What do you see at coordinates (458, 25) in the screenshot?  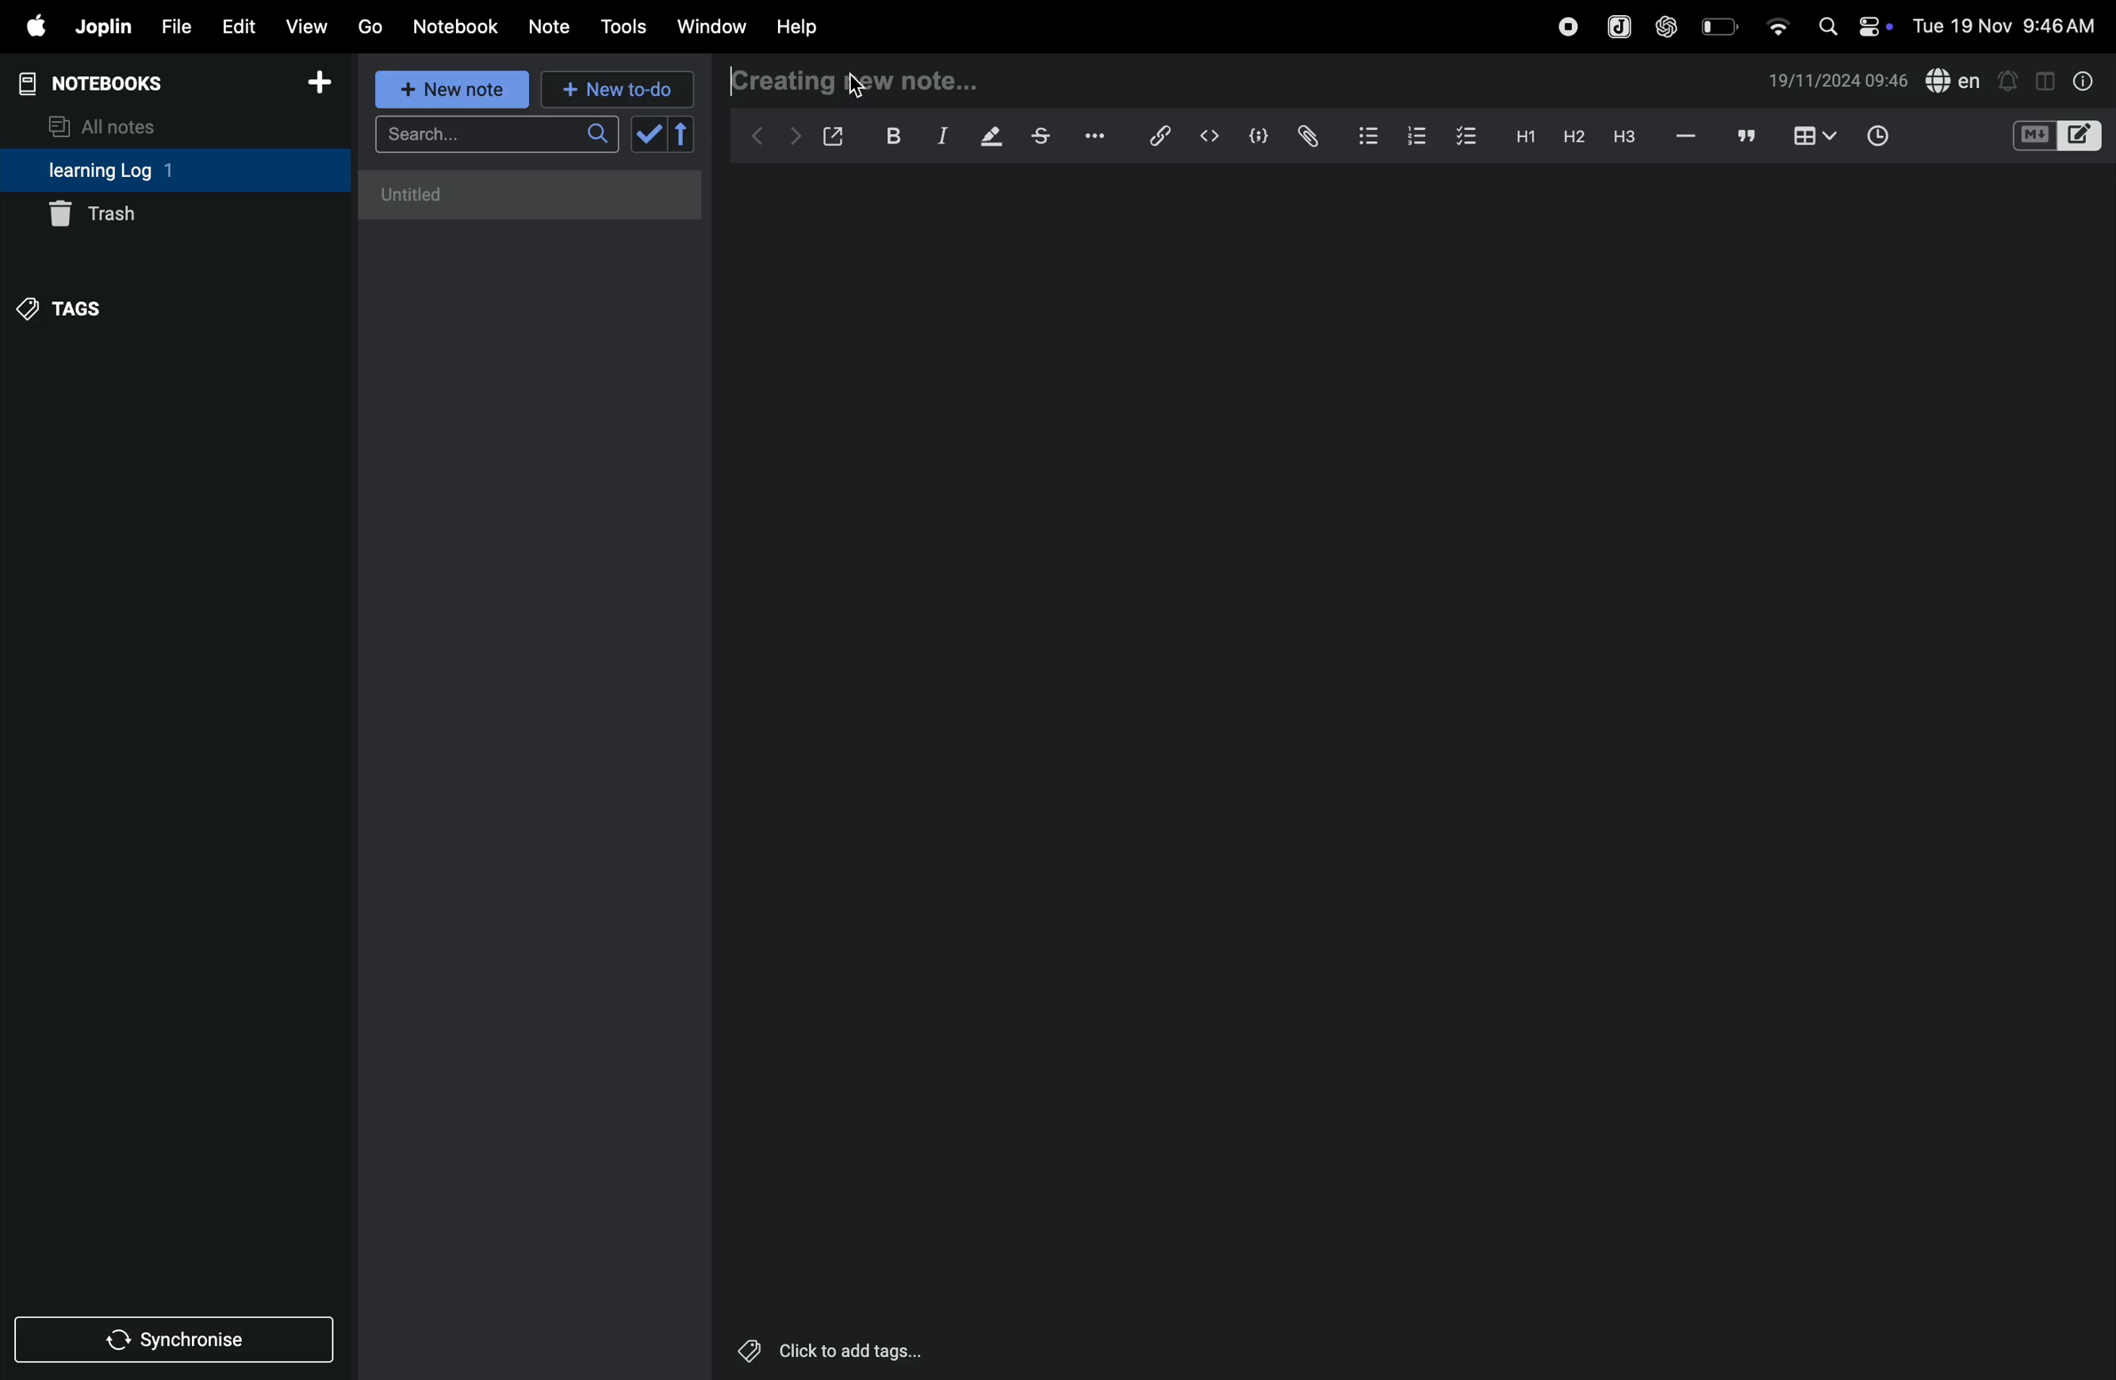 I see `notebook` at bounding box center [458, 25].